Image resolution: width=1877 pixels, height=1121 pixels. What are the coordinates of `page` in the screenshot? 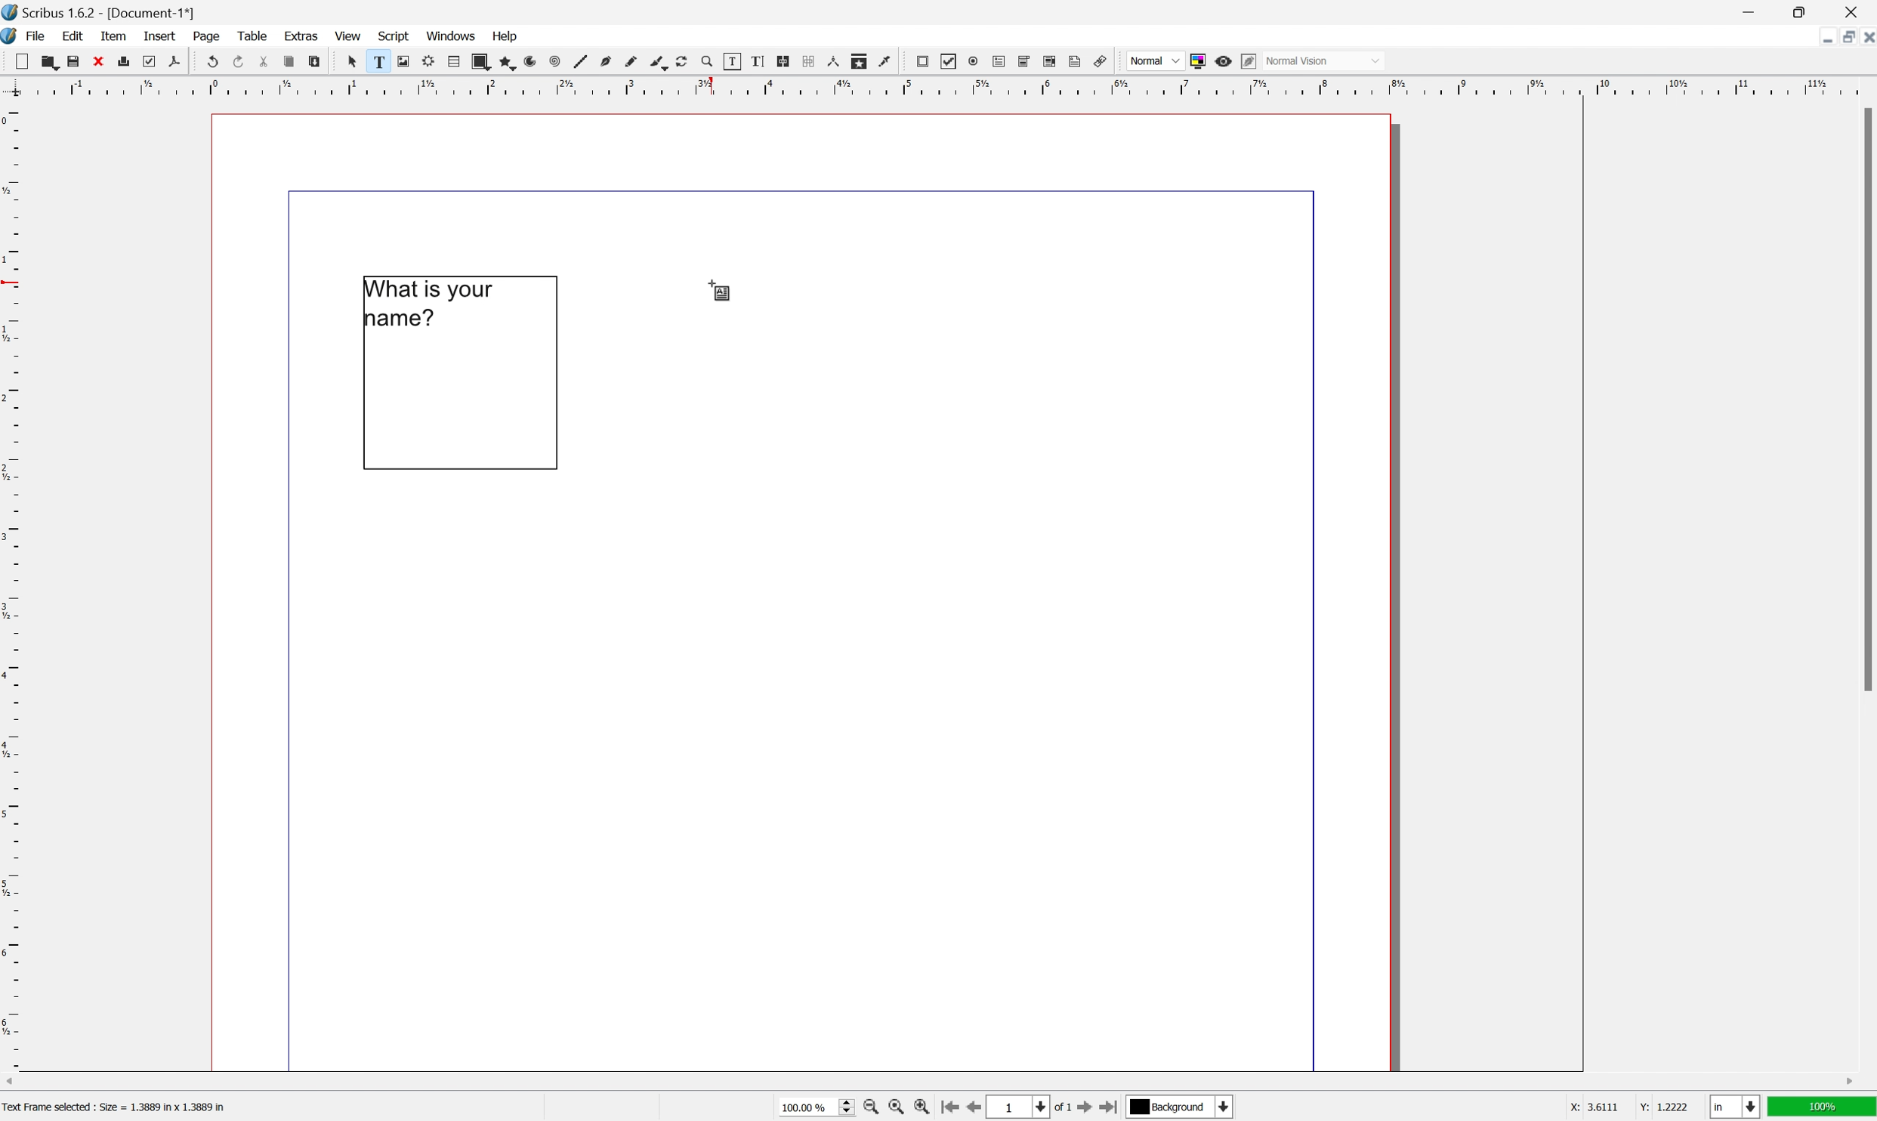 It's located at (208, 36).